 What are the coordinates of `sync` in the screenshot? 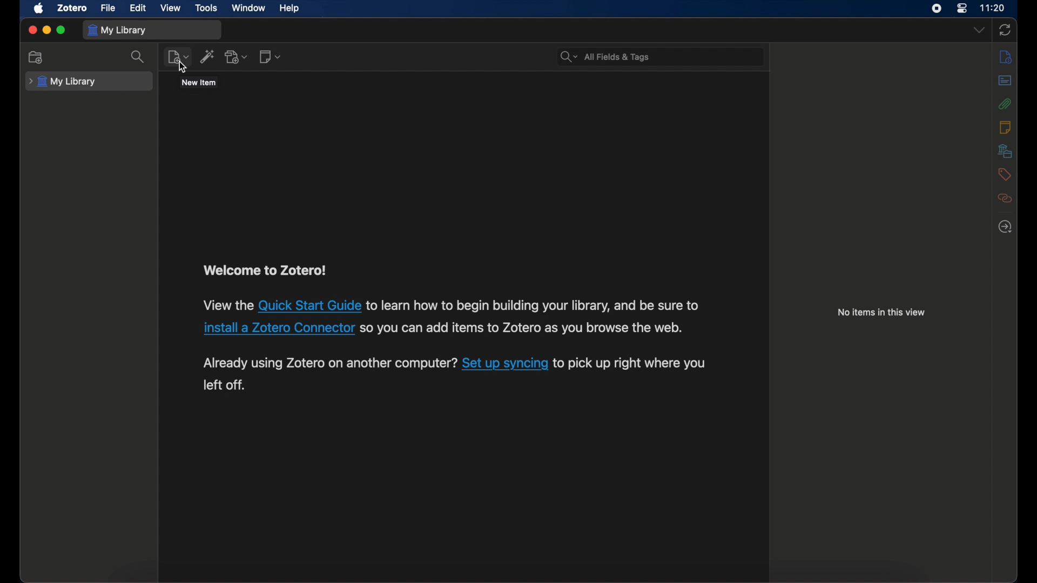 It's located at (1005, 30).